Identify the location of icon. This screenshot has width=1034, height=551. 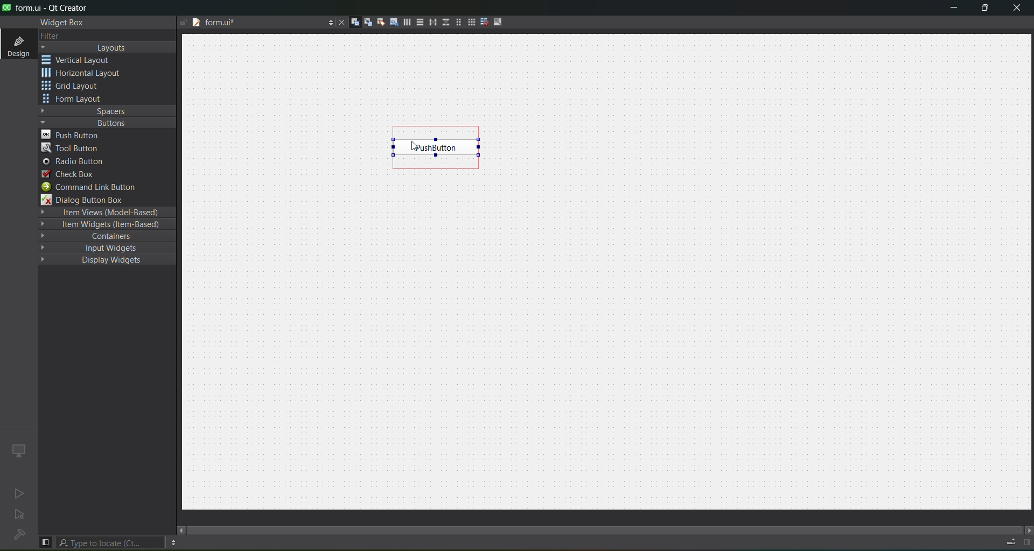
(18, 450).